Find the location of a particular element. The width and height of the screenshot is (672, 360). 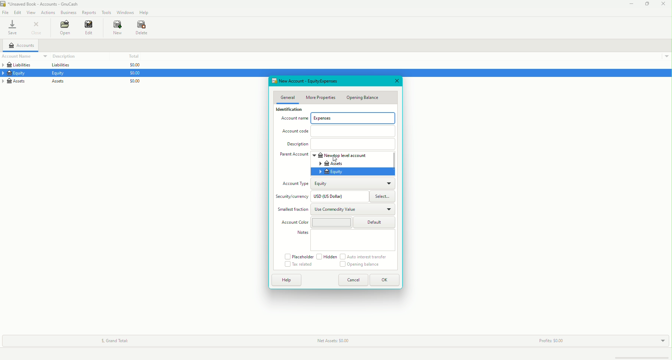

Account Color is located at coordinates (315, 223).